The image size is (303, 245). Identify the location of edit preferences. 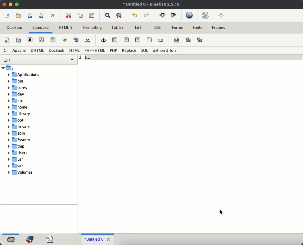
(204, 15).